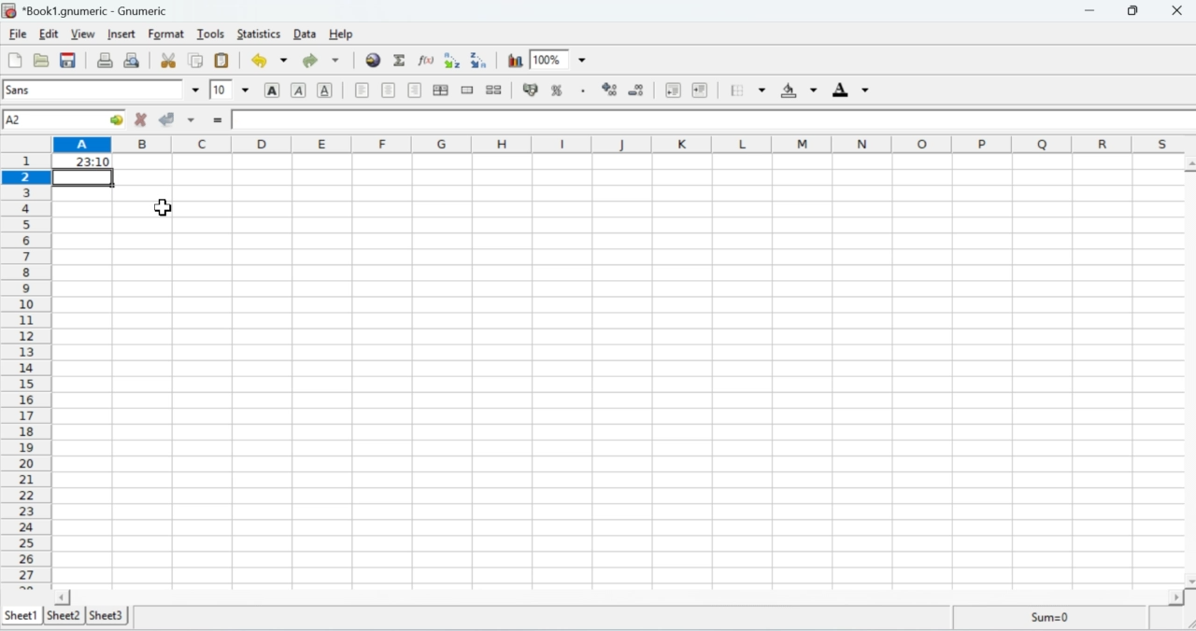 Image resolution: width=1196 pixels, height=631 pixels. What do you see at coordinates (40, 61) in the screenshot?
I see `Open a file` at bounding box center [40, 61].